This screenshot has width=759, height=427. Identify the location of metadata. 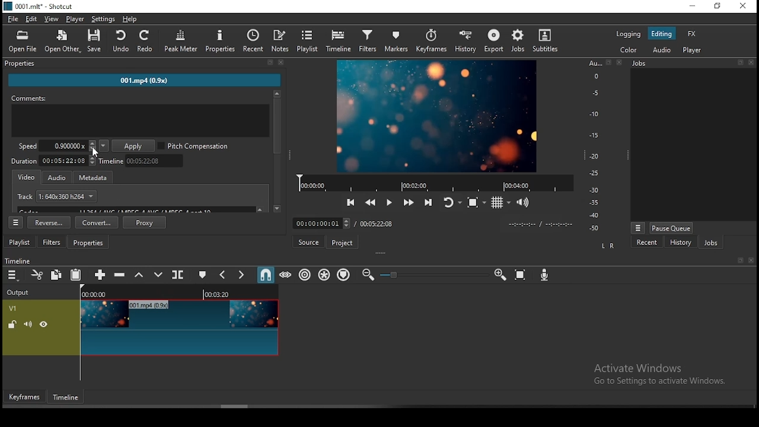
(96, 177).